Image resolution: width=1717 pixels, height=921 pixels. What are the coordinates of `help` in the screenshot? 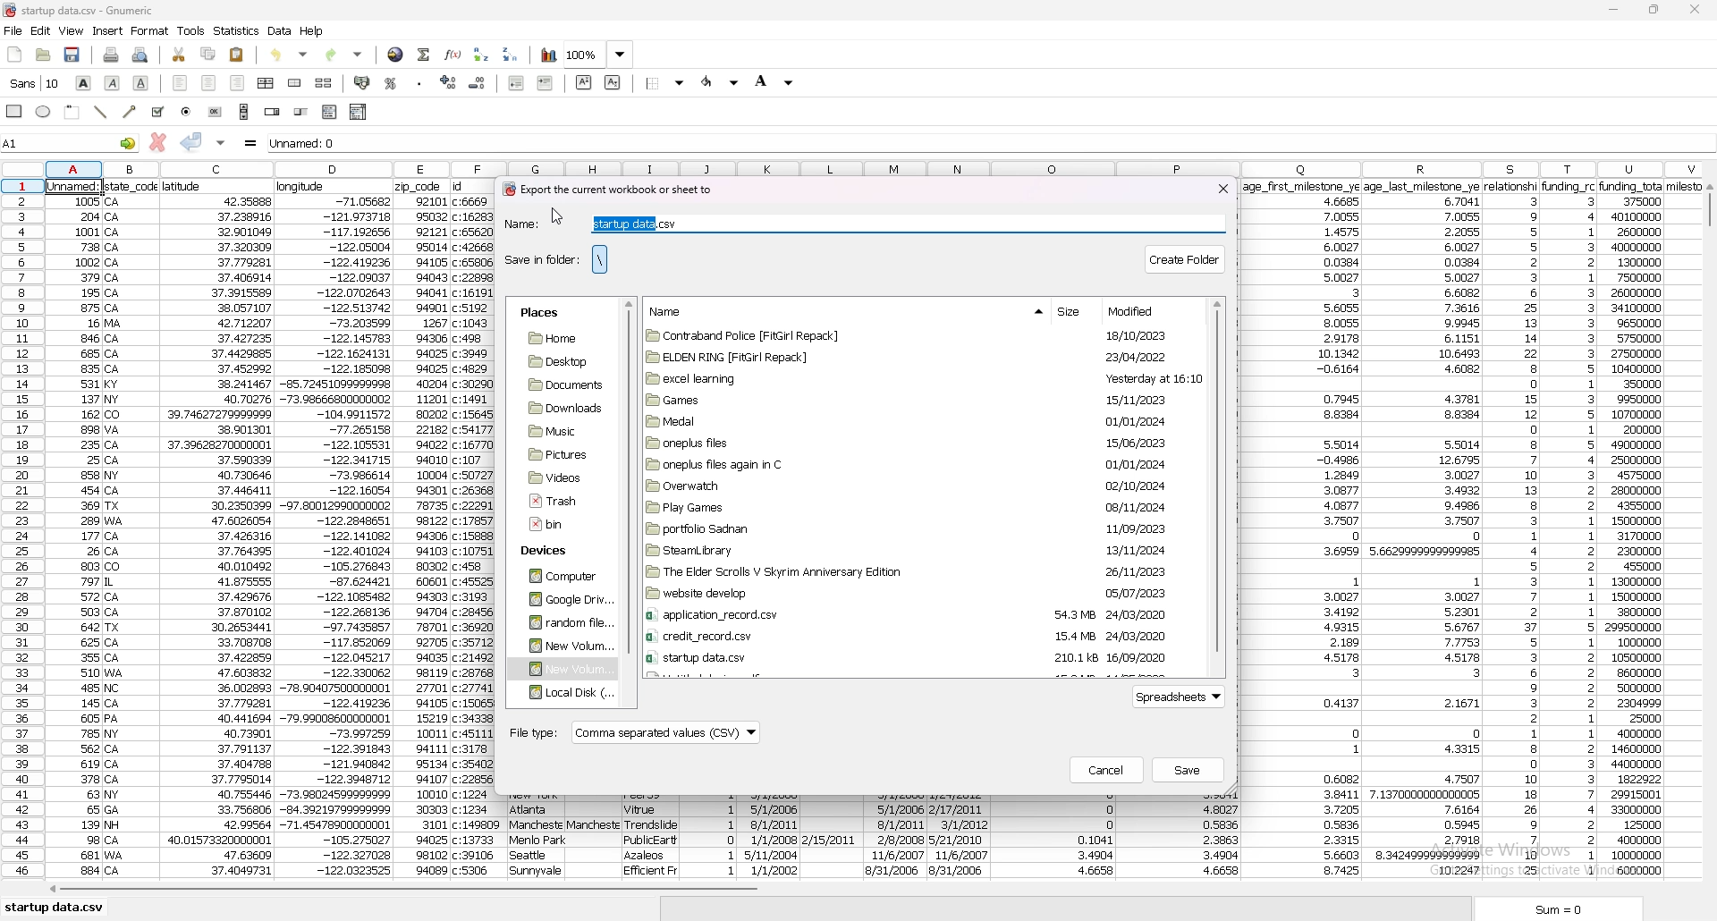 It's located at (312, 31).